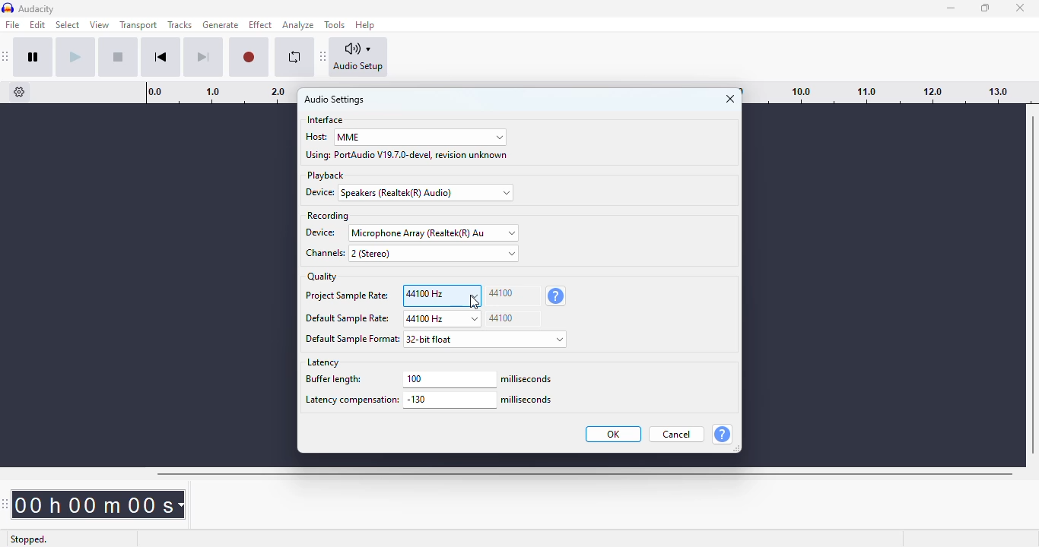 This screenshot has width=1039, height=547. I want to click on channels, so click(323, 254).